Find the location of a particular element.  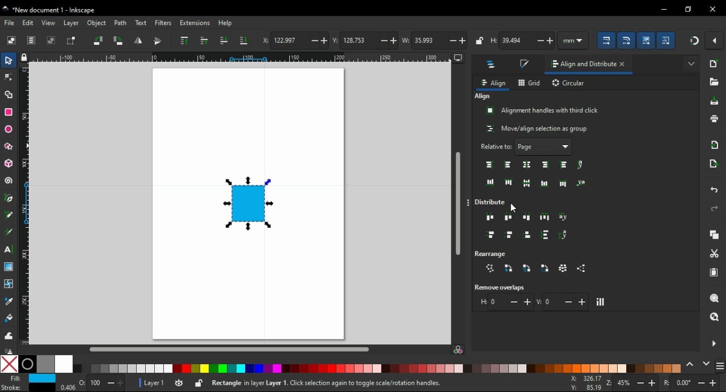

opacity is located at coordinates (92, 385).